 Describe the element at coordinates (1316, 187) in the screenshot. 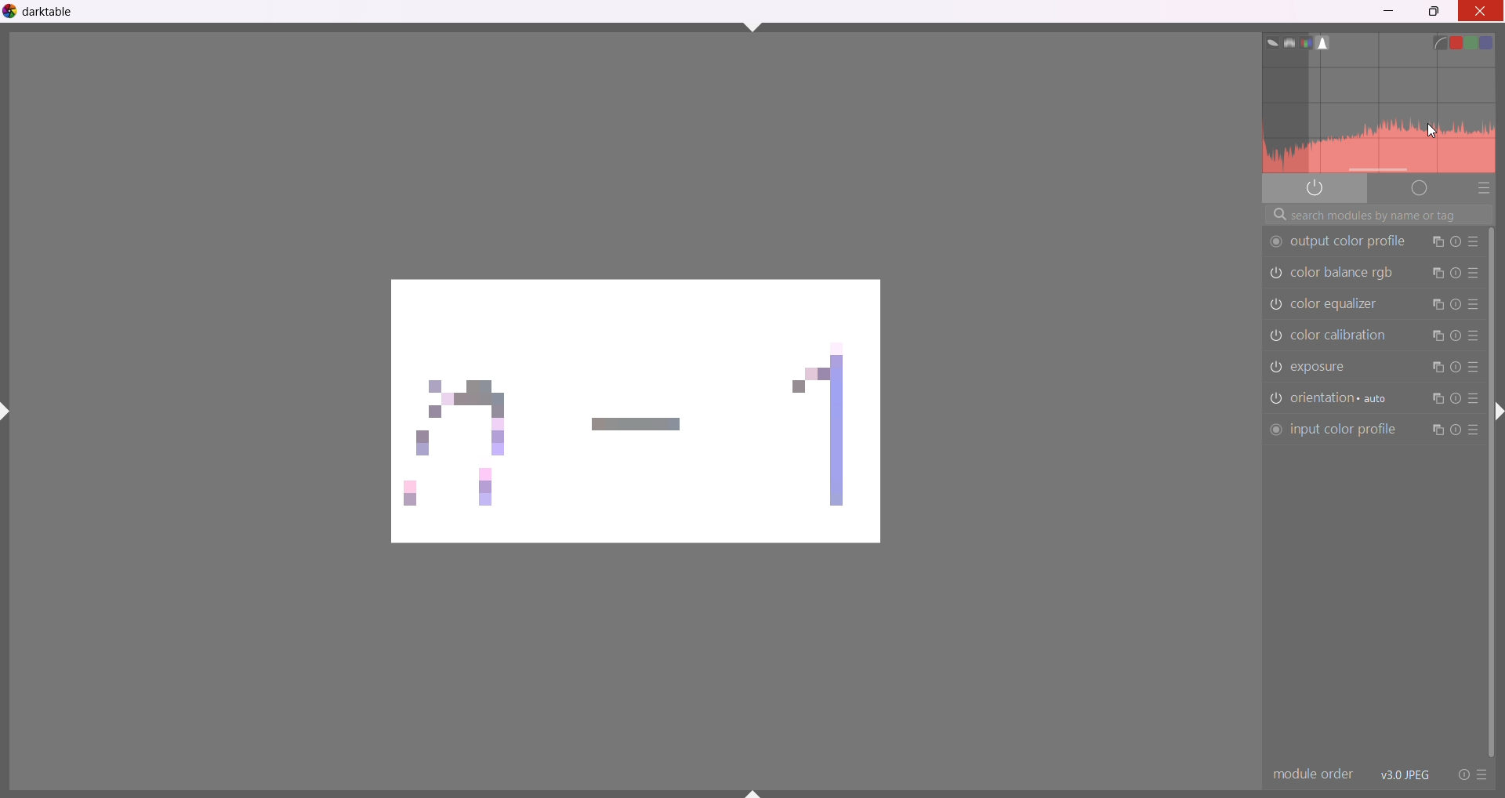

I see `active` at that location.